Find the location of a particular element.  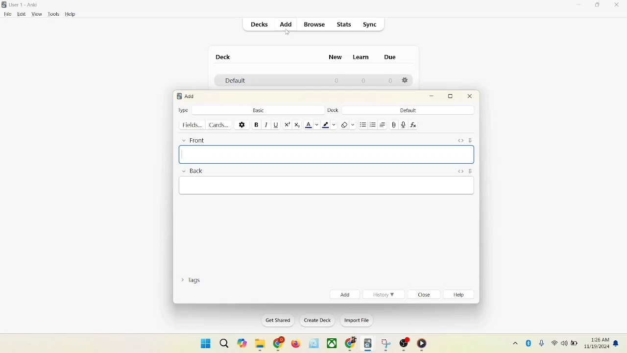

blank space is located at coordinates (325, 186).